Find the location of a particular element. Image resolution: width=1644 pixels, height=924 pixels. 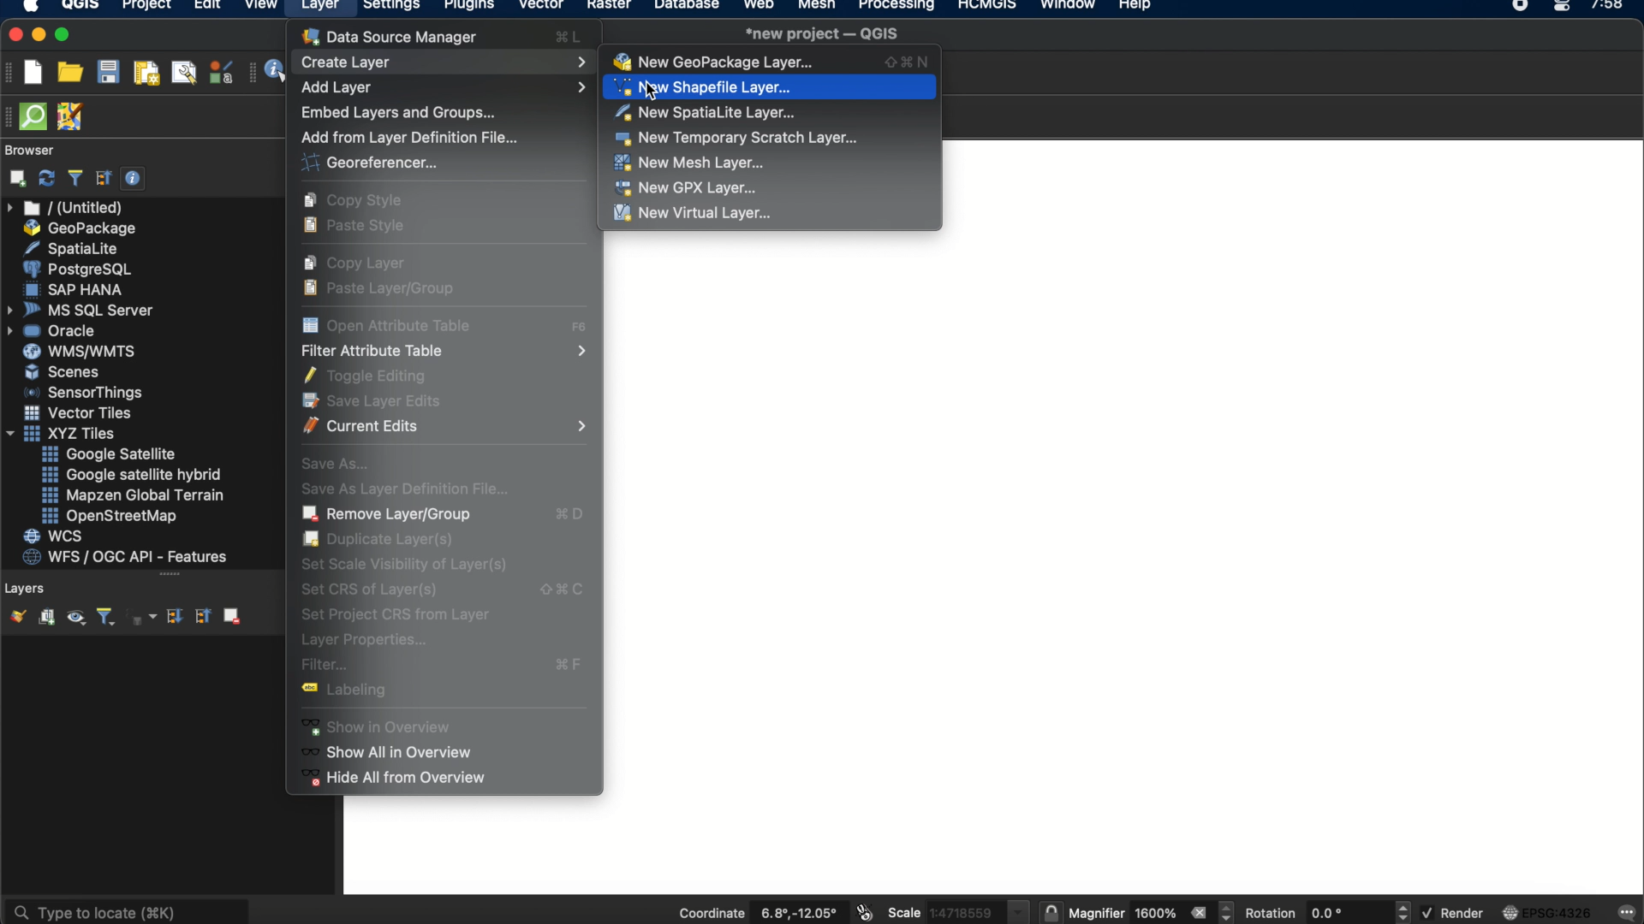

7:58 is located at coordinates (1609, 10).